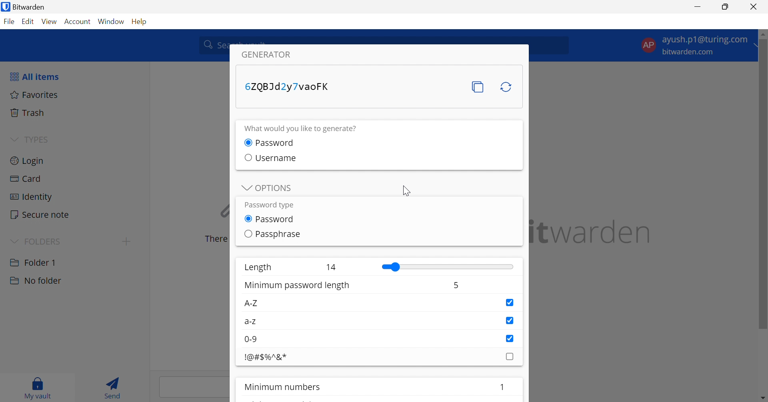 The width and height of the screenshot is (768, 402). I want to click on Edit, so click(29, 22).